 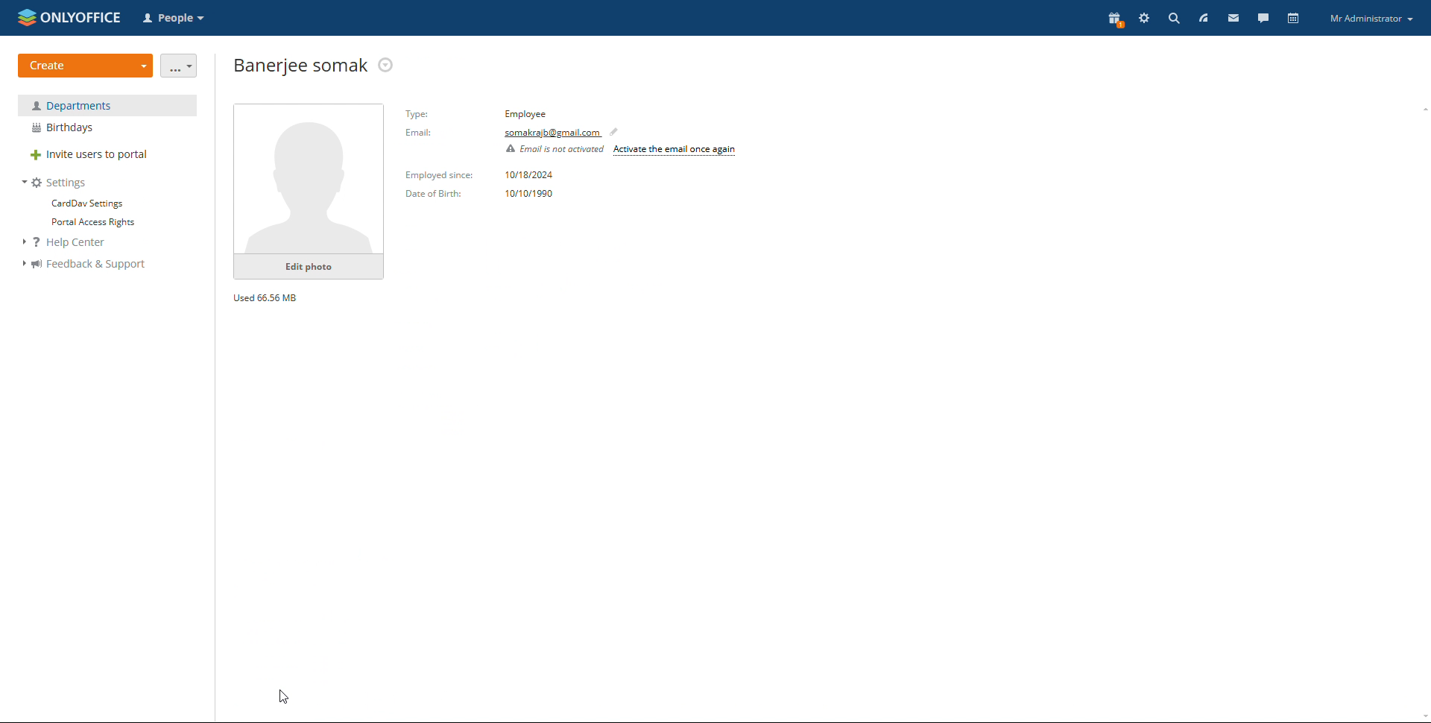 What do you see at coordinates (418, 113) in the screenshot?
I see `Type:` at bounding box center [418, 113].